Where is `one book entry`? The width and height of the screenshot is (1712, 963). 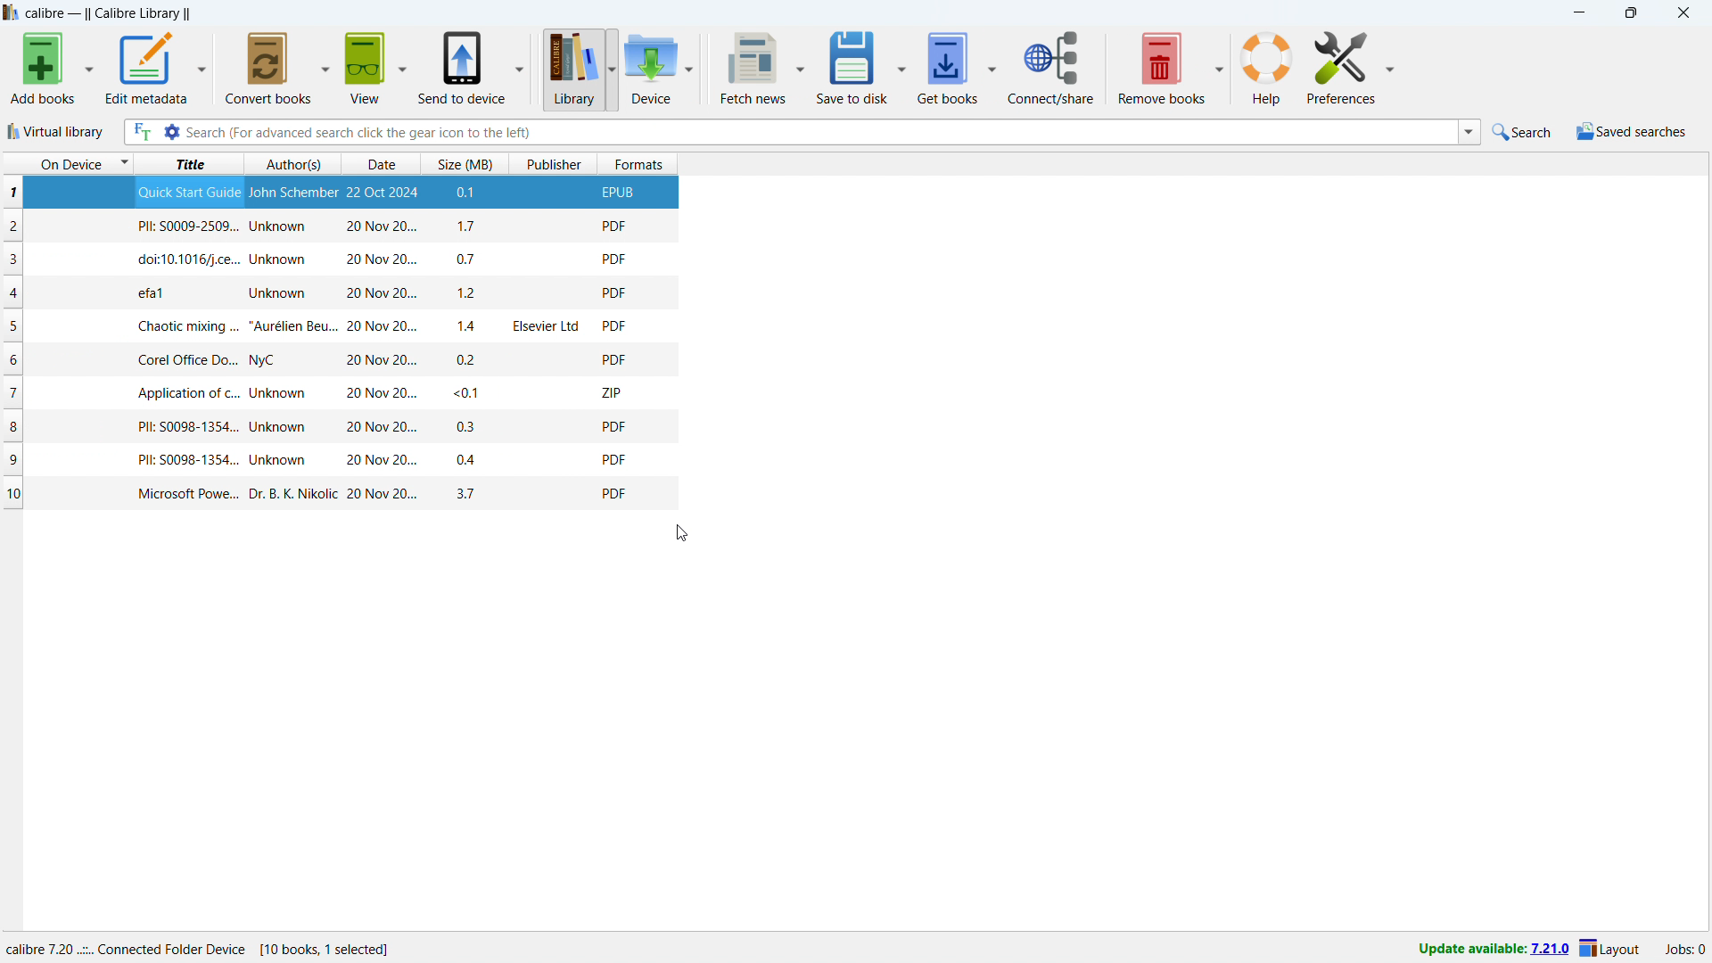 one book entry is located at coordinates (335, 360).